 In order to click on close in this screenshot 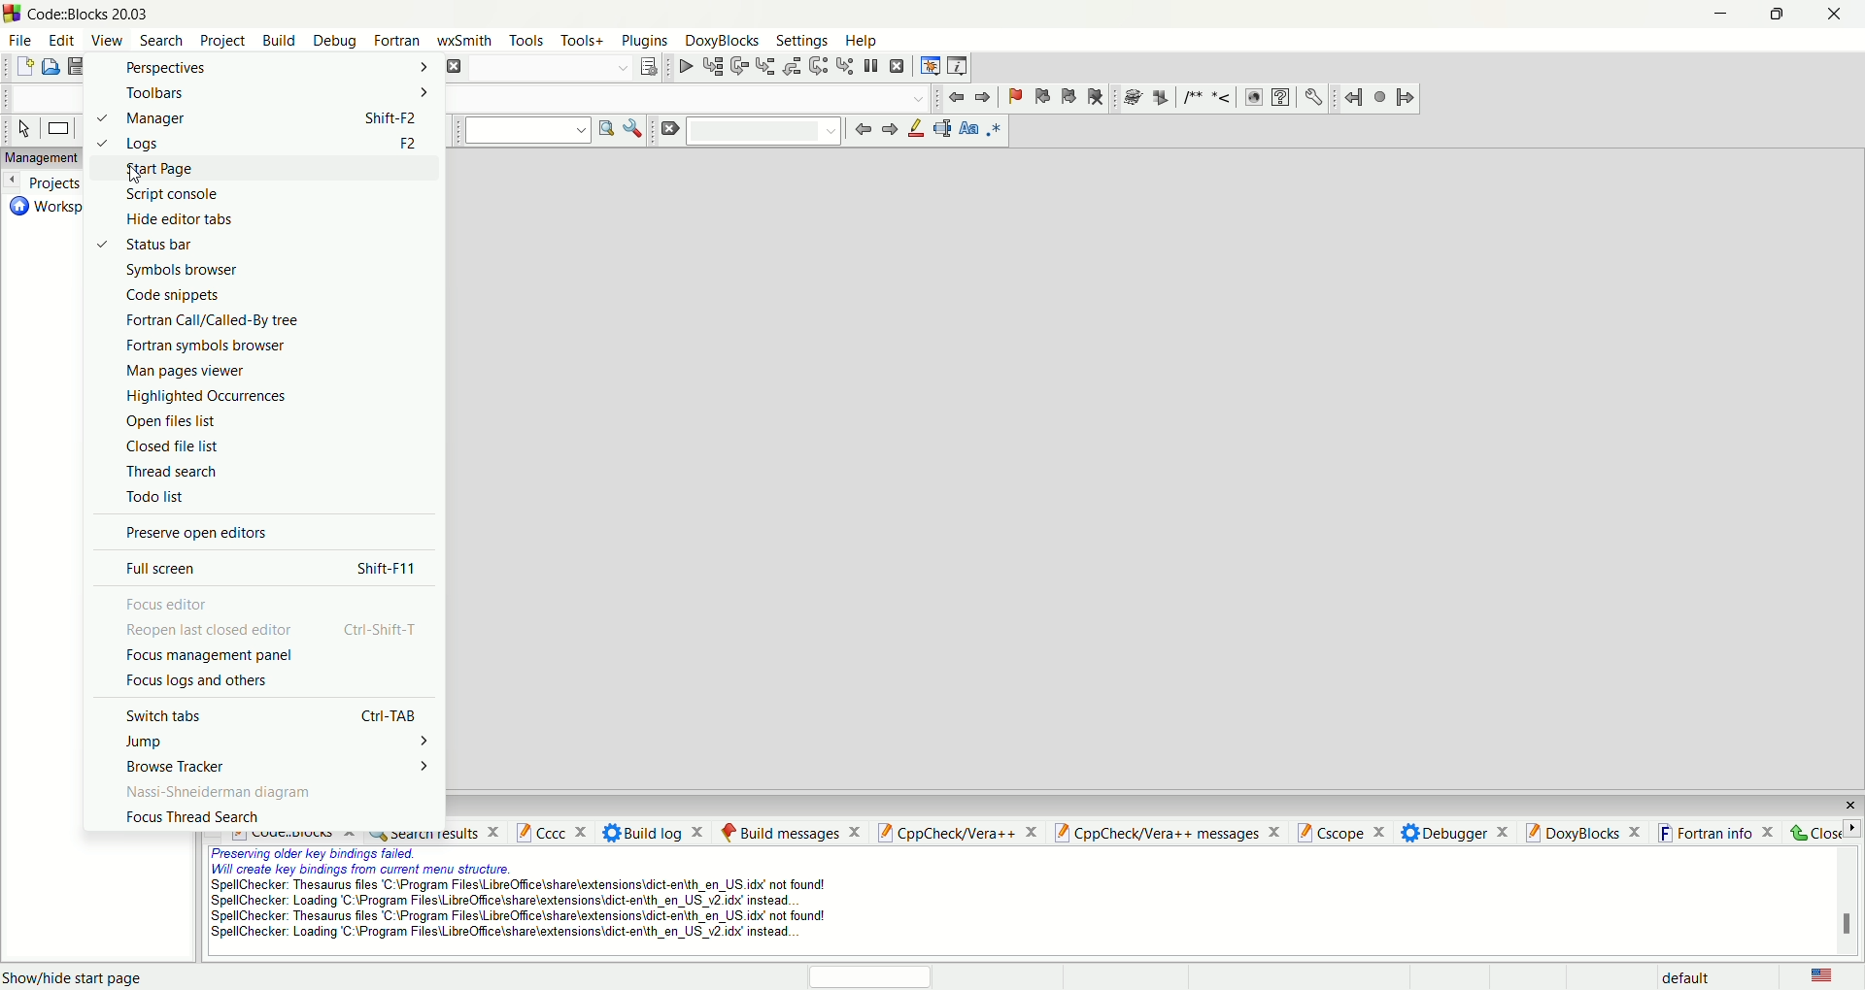, I will do `click(1850, 806)`.